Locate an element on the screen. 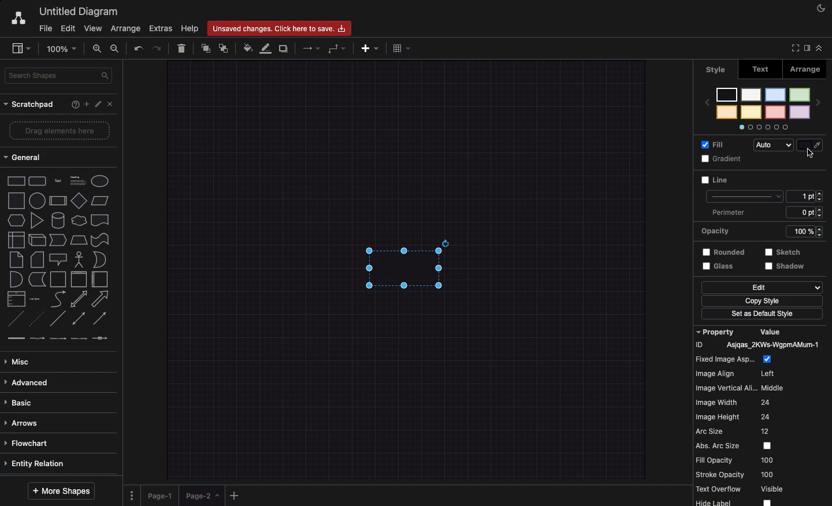  heading is located at coordinates (77, 180).